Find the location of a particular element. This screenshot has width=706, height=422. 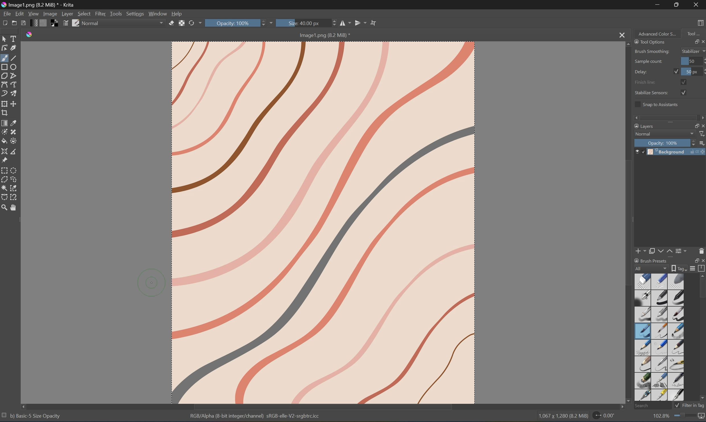

Edit shapes tool is located at coordinates (5, 48).